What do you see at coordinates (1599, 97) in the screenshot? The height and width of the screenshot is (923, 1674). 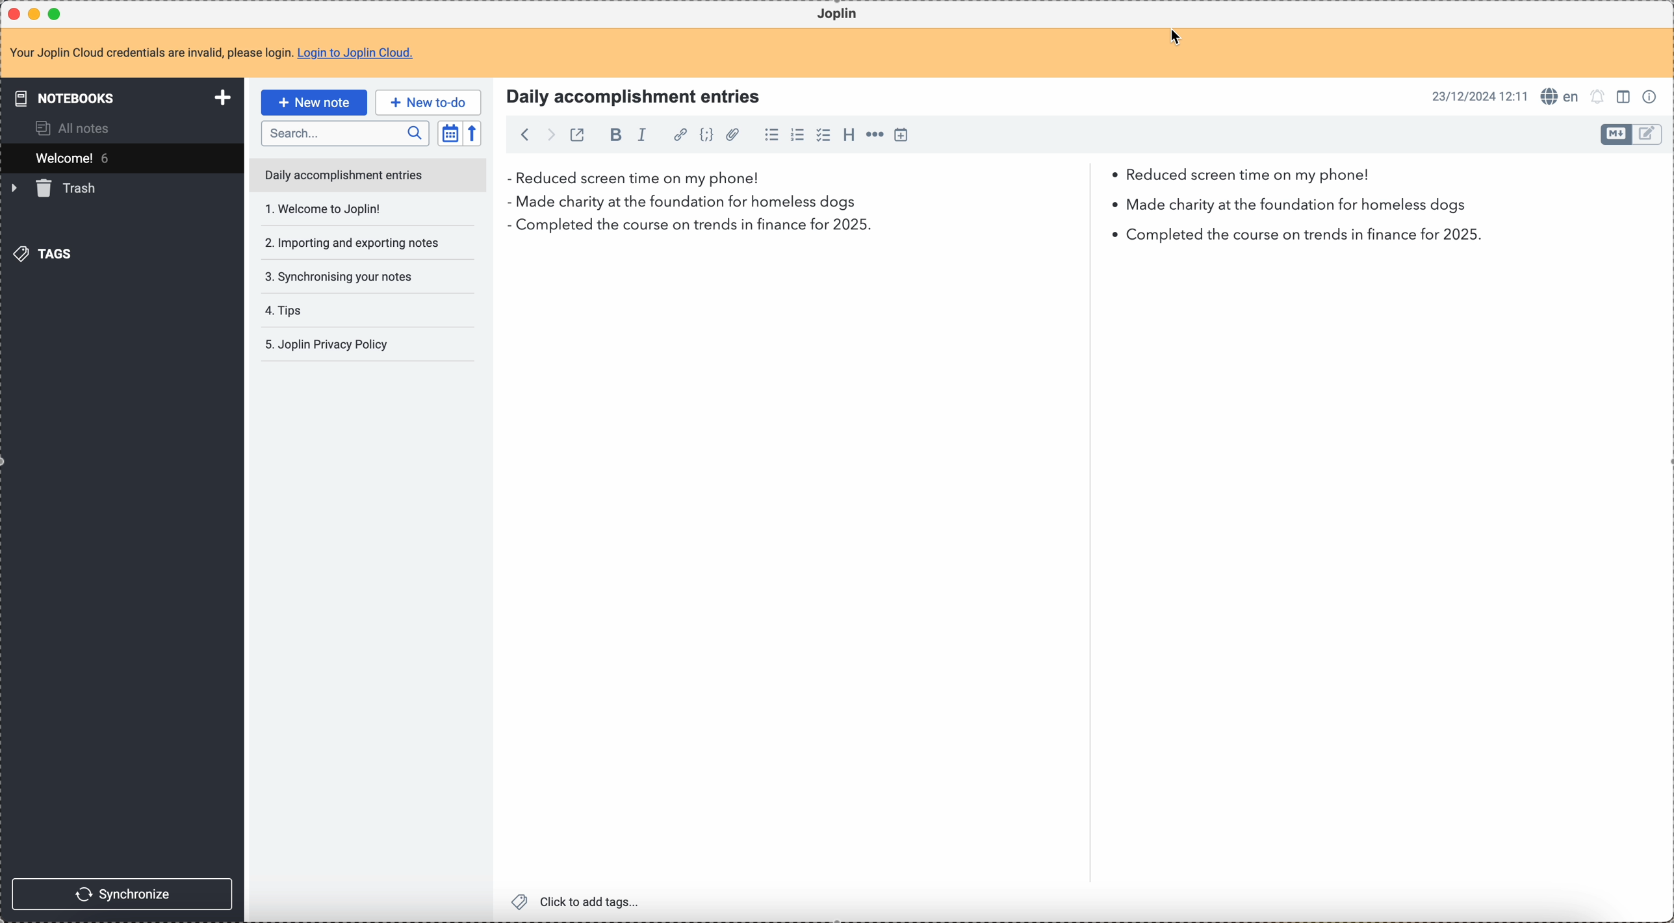 I see `set notifications` at bounding box center [1599, 97].